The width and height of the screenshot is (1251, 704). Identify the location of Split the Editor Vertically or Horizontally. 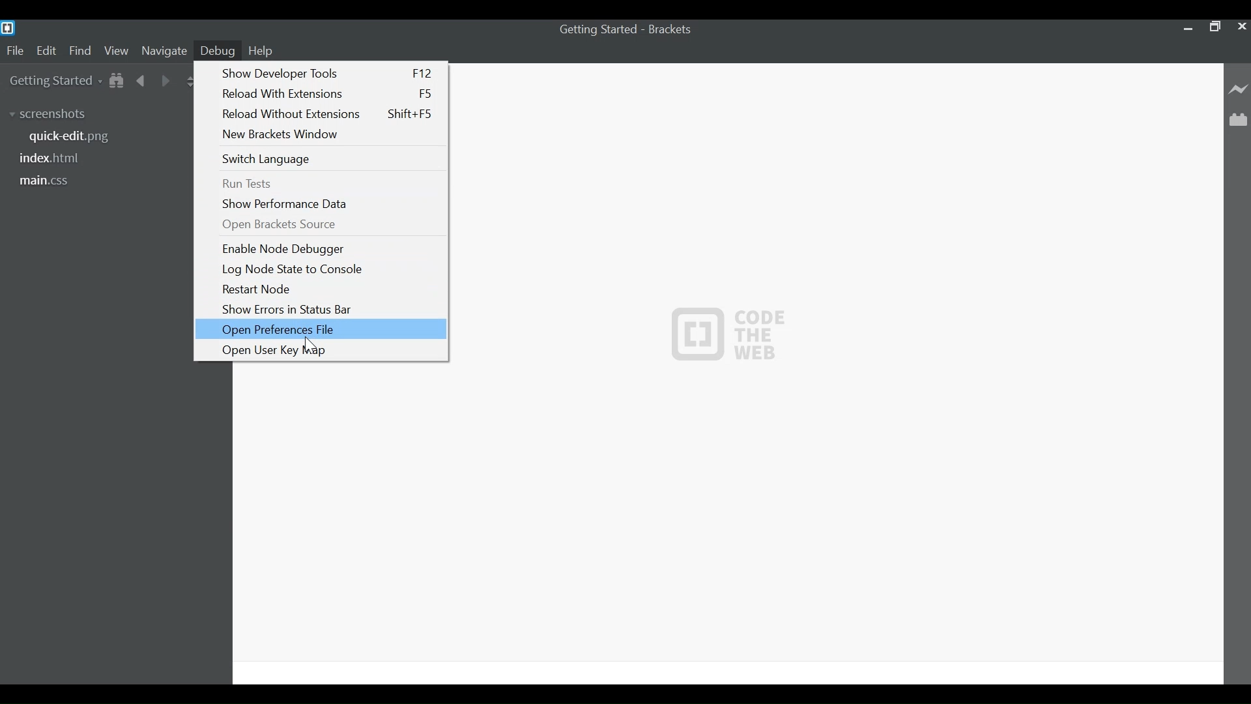
(189, 80).